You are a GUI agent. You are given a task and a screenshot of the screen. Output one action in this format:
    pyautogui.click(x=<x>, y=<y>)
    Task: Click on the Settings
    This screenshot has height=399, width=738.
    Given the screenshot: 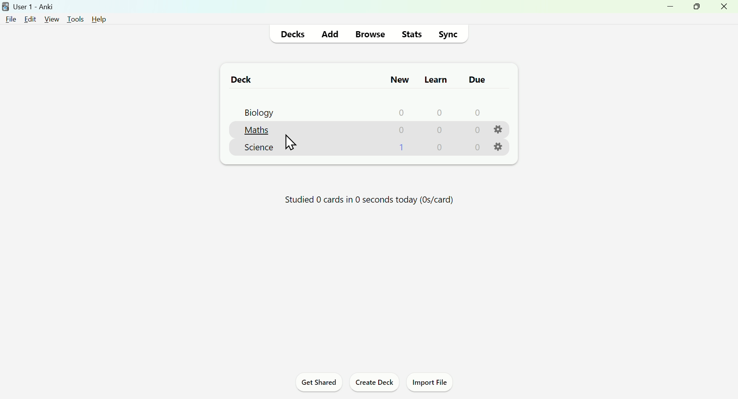 What is the action you would take?
    pyautogui.click(x=498, y=130)
    